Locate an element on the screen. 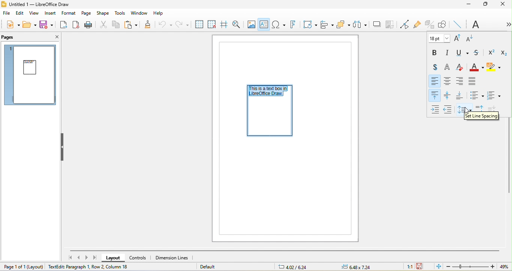 This screenshot has height=271, width=512. align bottom is located at coordinates (461, 95).